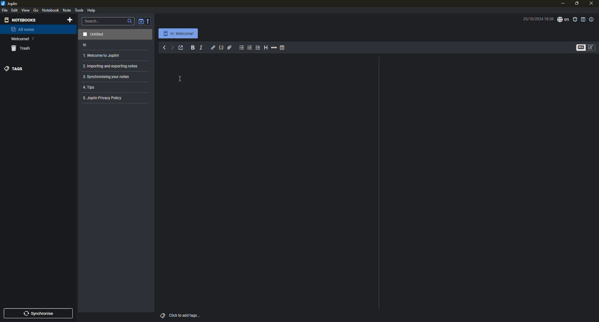  What do you see at coordinates (201, 47) in the screenshot?
I see `italic` at bounding box center [201, 47].